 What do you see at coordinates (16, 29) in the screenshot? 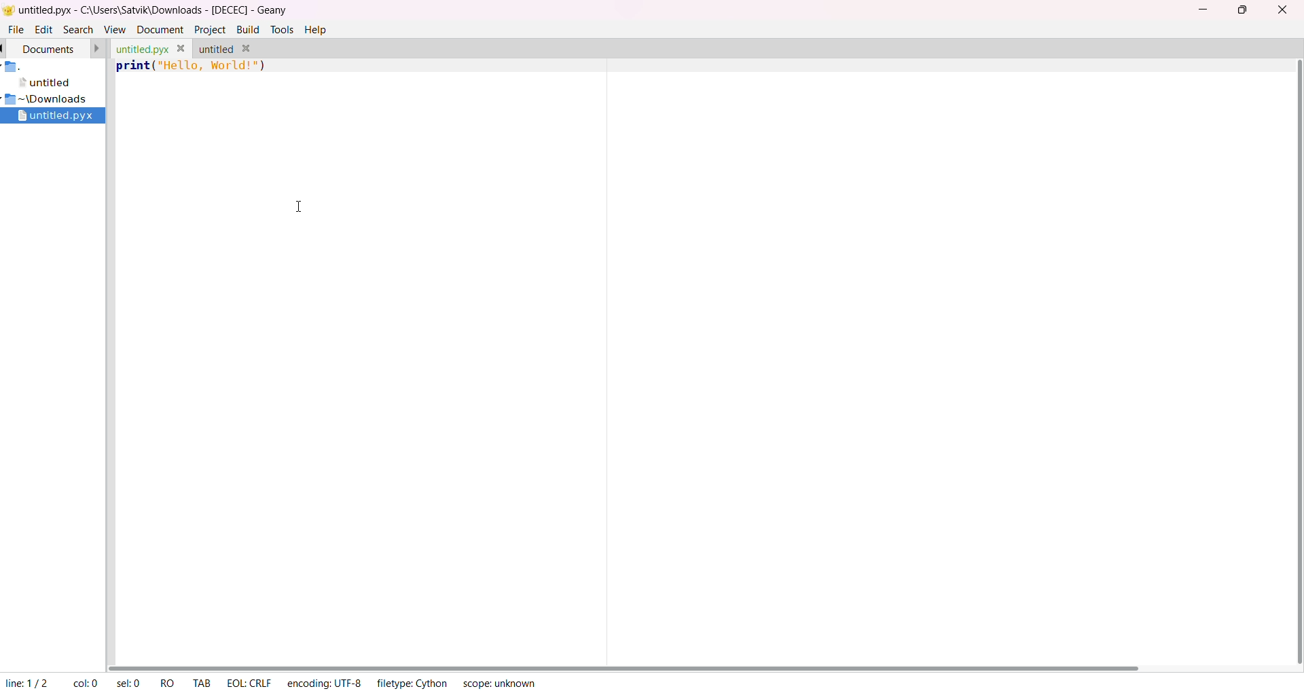
I see `file` at bounding box center [16, 29].